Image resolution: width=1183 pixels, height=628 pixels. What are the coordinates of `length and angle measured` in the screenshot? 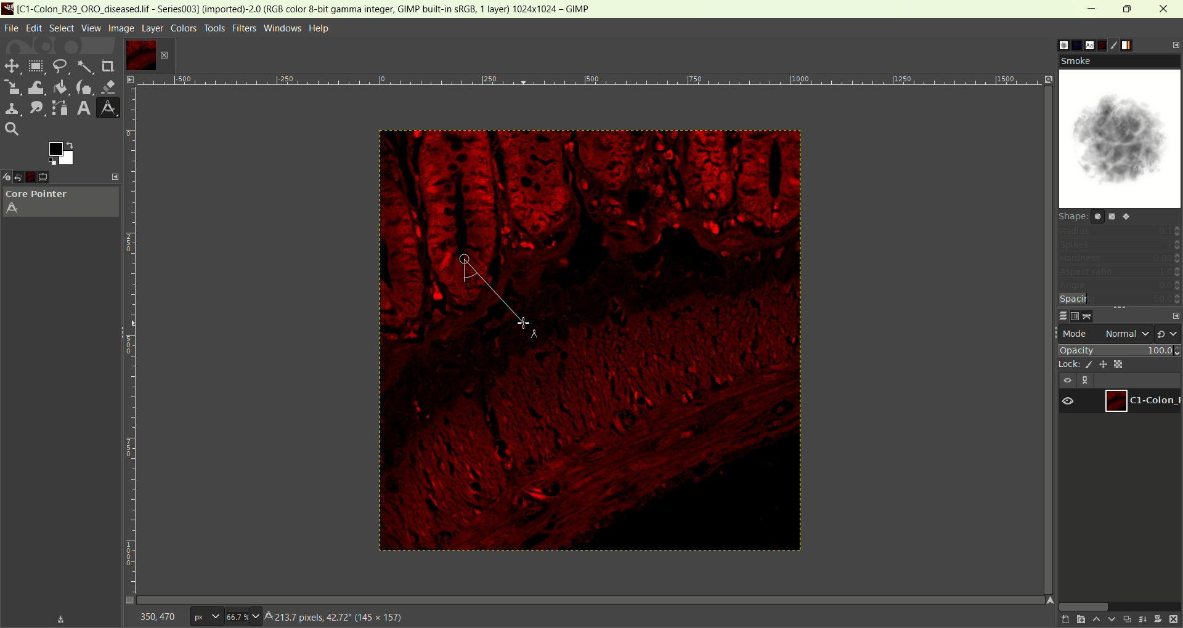 It's located at (495, 313).